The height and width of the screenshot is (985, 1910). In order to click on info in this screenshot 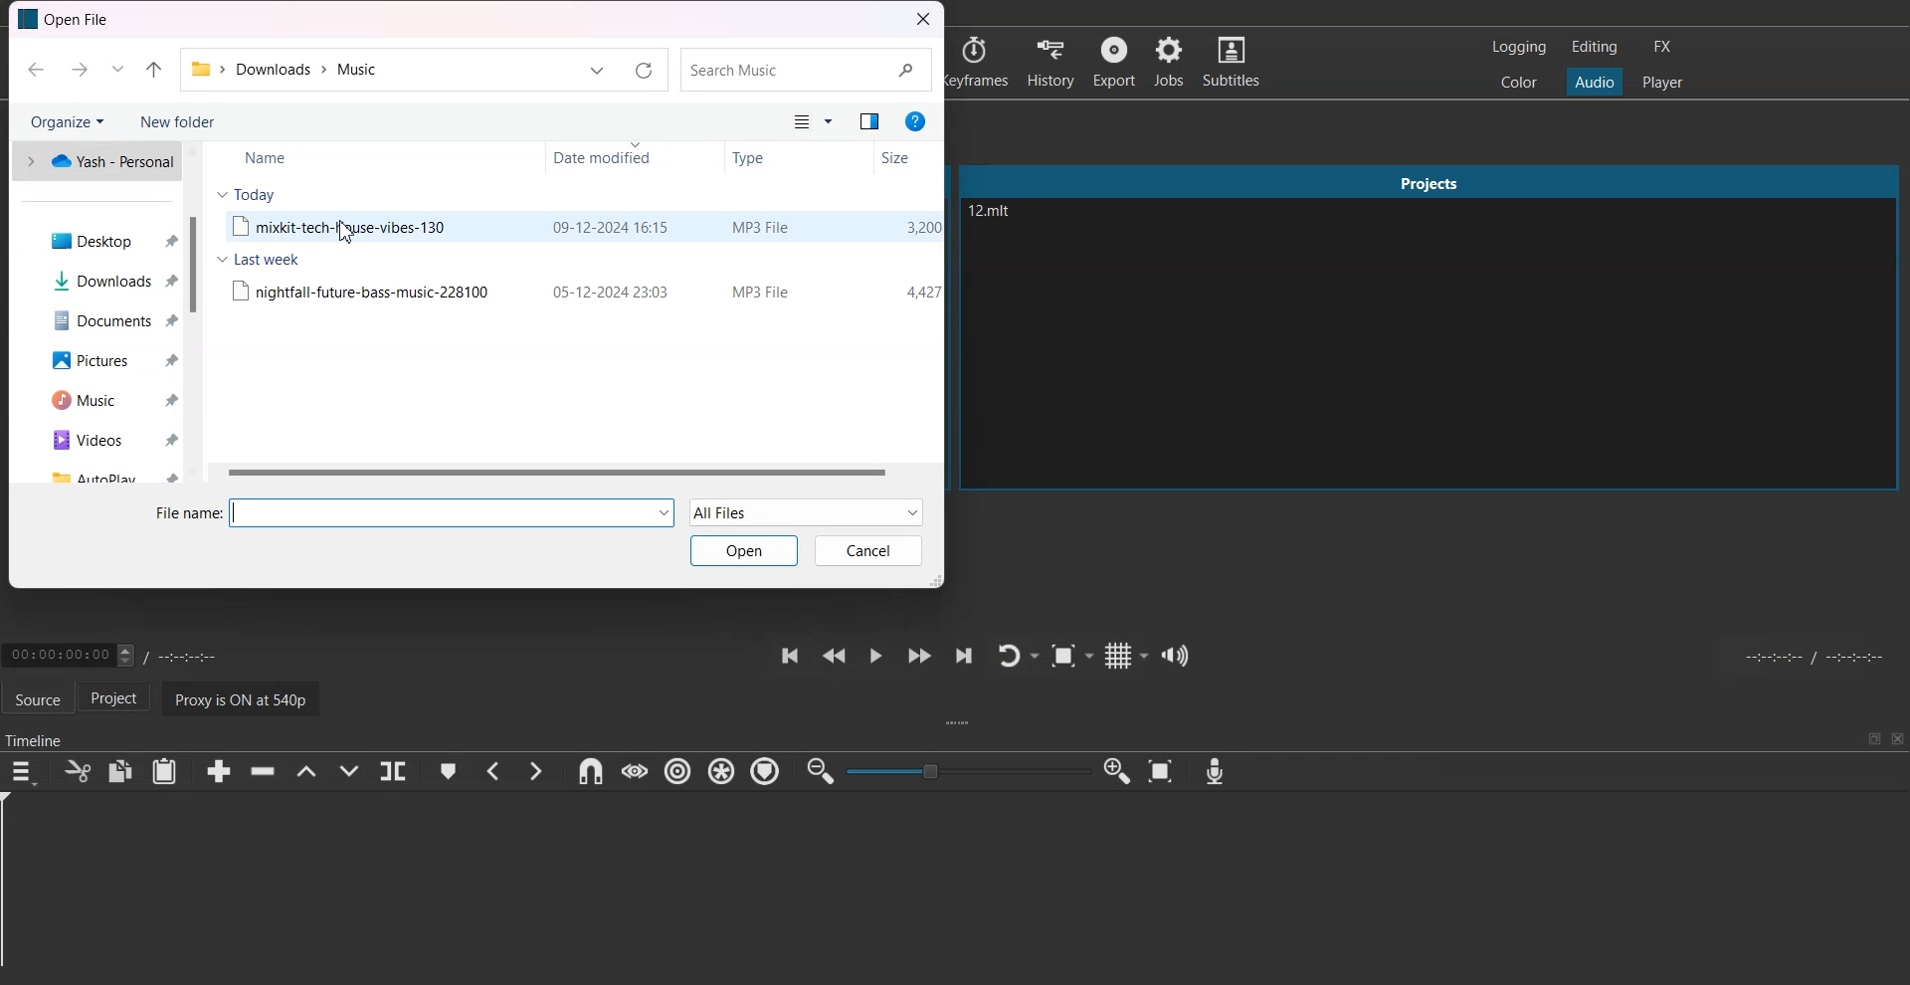, I will do `click(915, 121)`.